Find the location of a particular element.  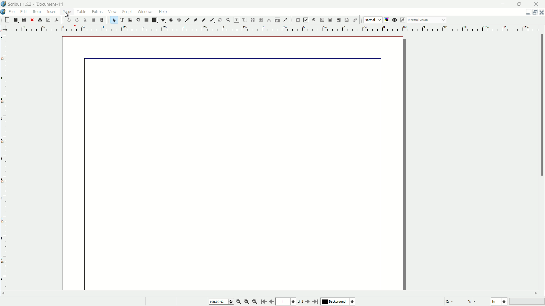

pdf check box is located at coordinates (306, 20).